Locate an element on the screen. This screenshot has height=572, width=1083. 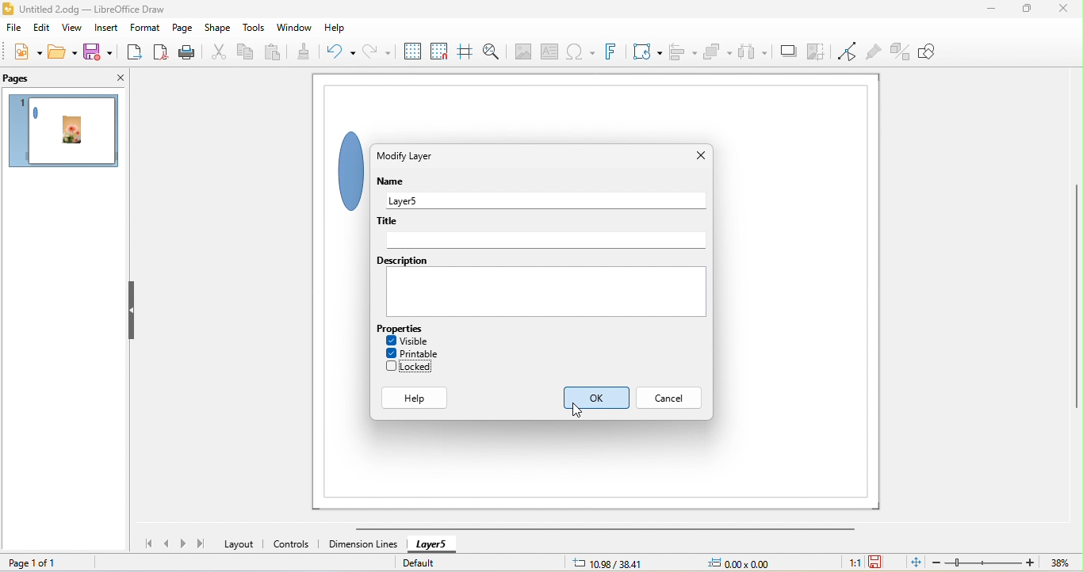
text box is located at coordinates (550, 52).